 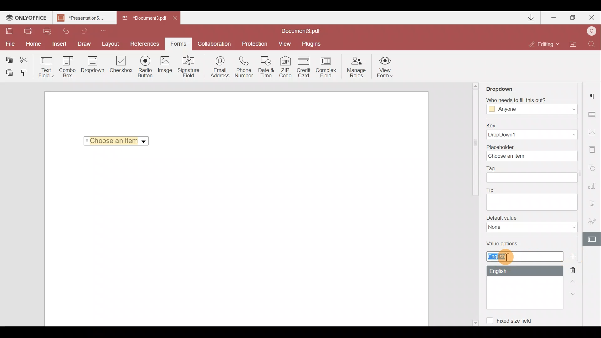 What do you see at coordinates (573, 45) in the screenshot?
I see `Open file location` at bounding box center [573, 45].